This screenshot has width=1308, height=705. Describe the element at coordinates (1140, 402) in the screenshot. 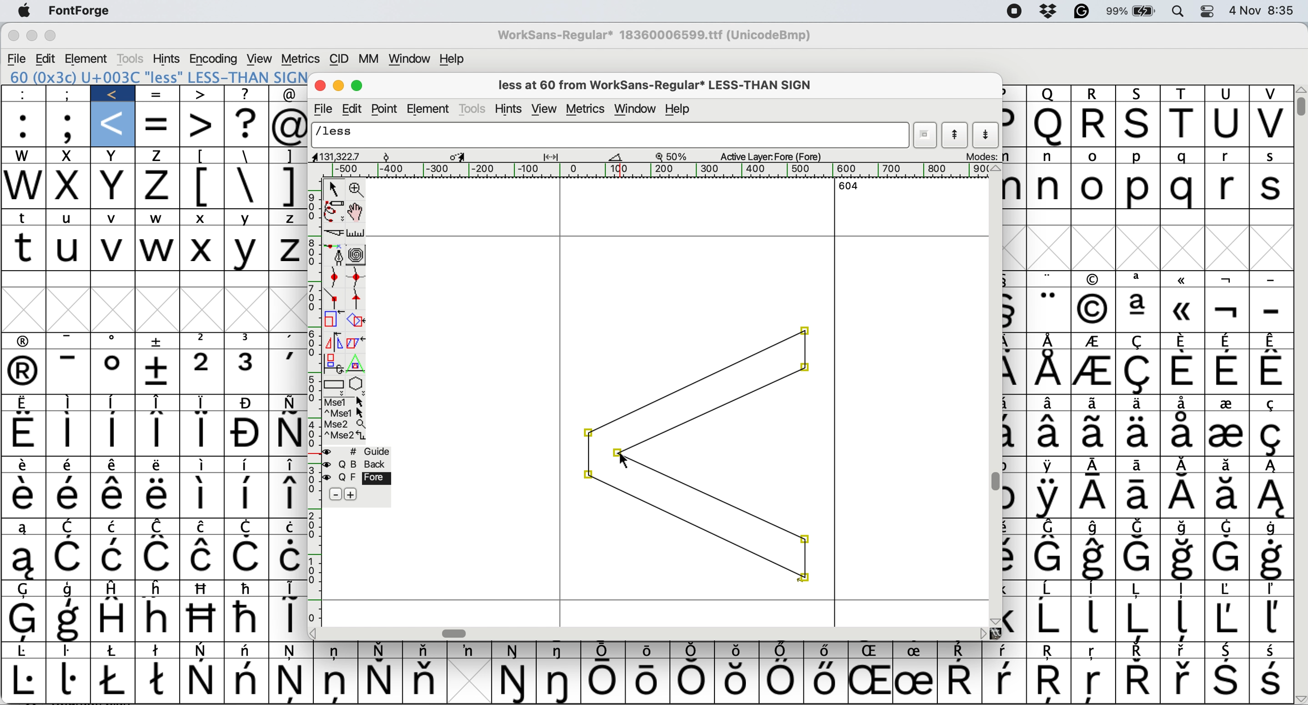

I see `Symbol` at that location.